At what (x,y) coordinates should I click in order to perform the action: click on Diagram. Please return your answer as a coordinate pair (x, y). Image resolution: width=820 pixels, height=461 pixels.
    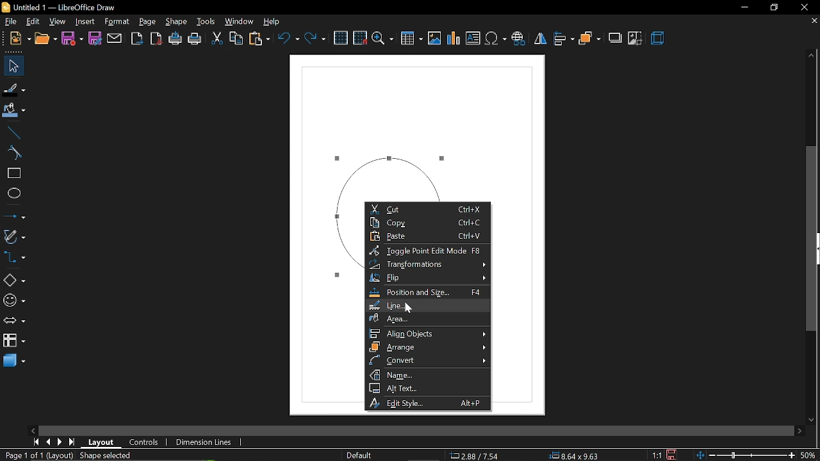
    Looking at the image, I should click on (395, 125).